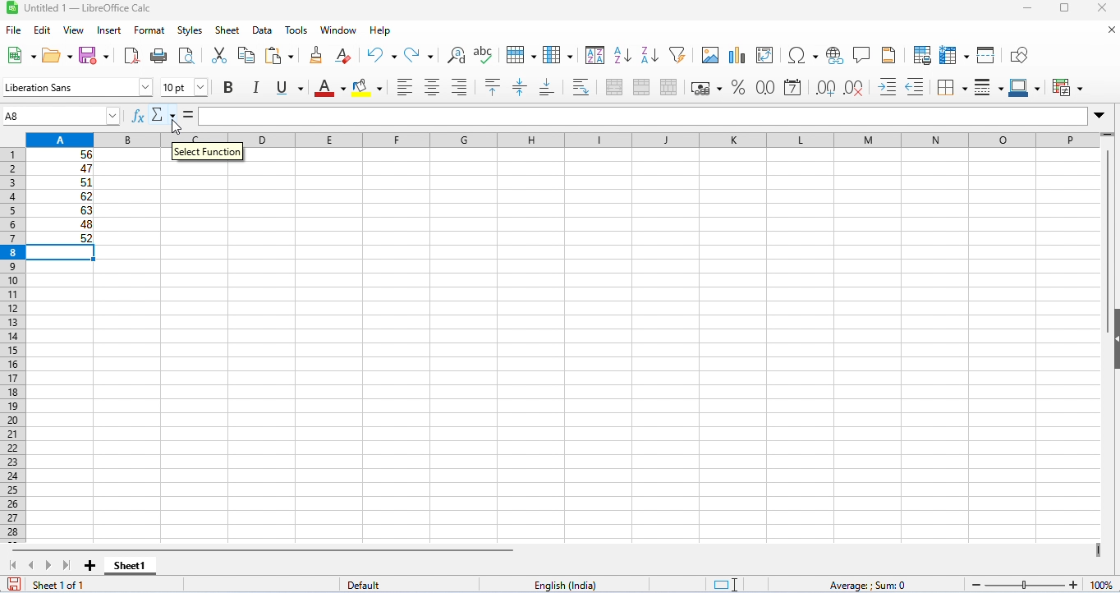 Image resolution: width=1120 pixels, height=593 pixels. Describe the element at coordinates (67, 565) in the screenshot. I see `last sheet` at that location.